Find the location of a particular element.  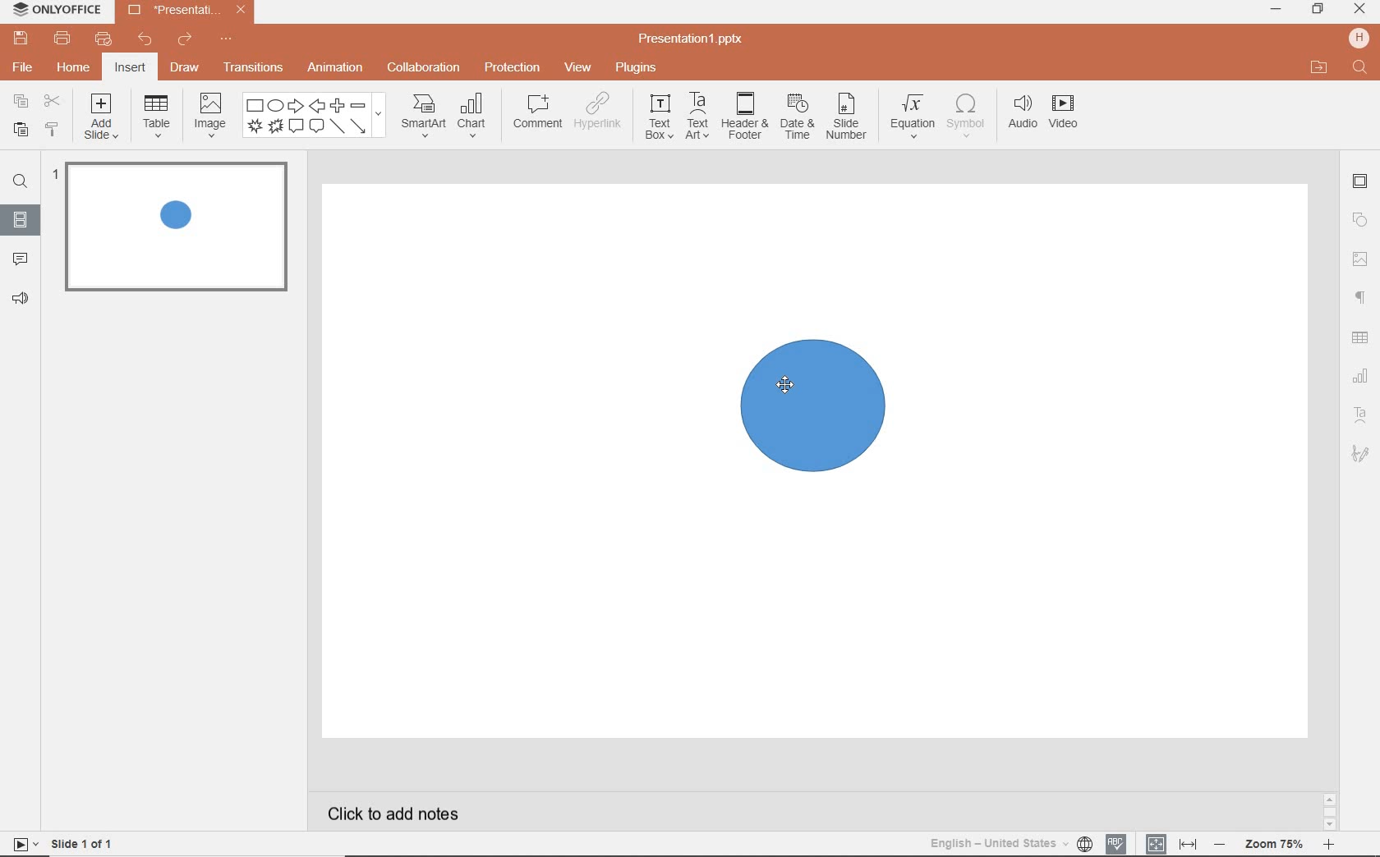

cut is located at coordinates (51, 101).